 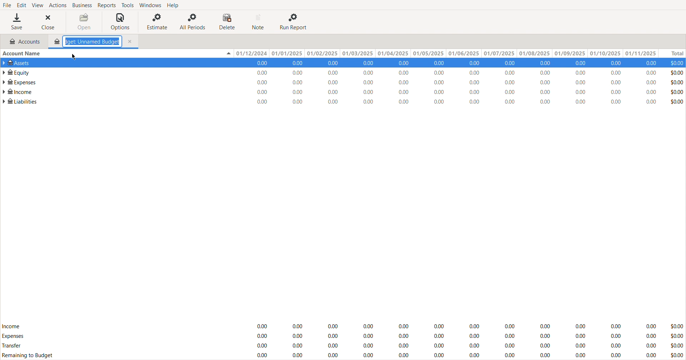 I want to click on Actions, so click(x=58, y=5).